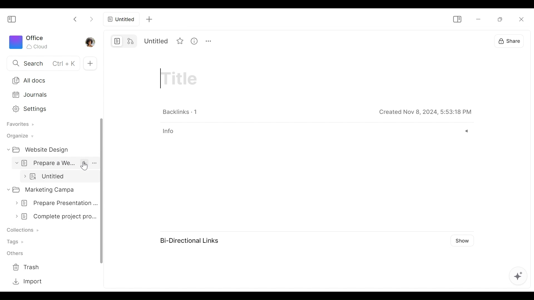 The height and width of the screenshot is (300, 534). What do you see at coordinates (252, 41) in the screenshot?
I see `View Information` at bounding box center [252, 41].